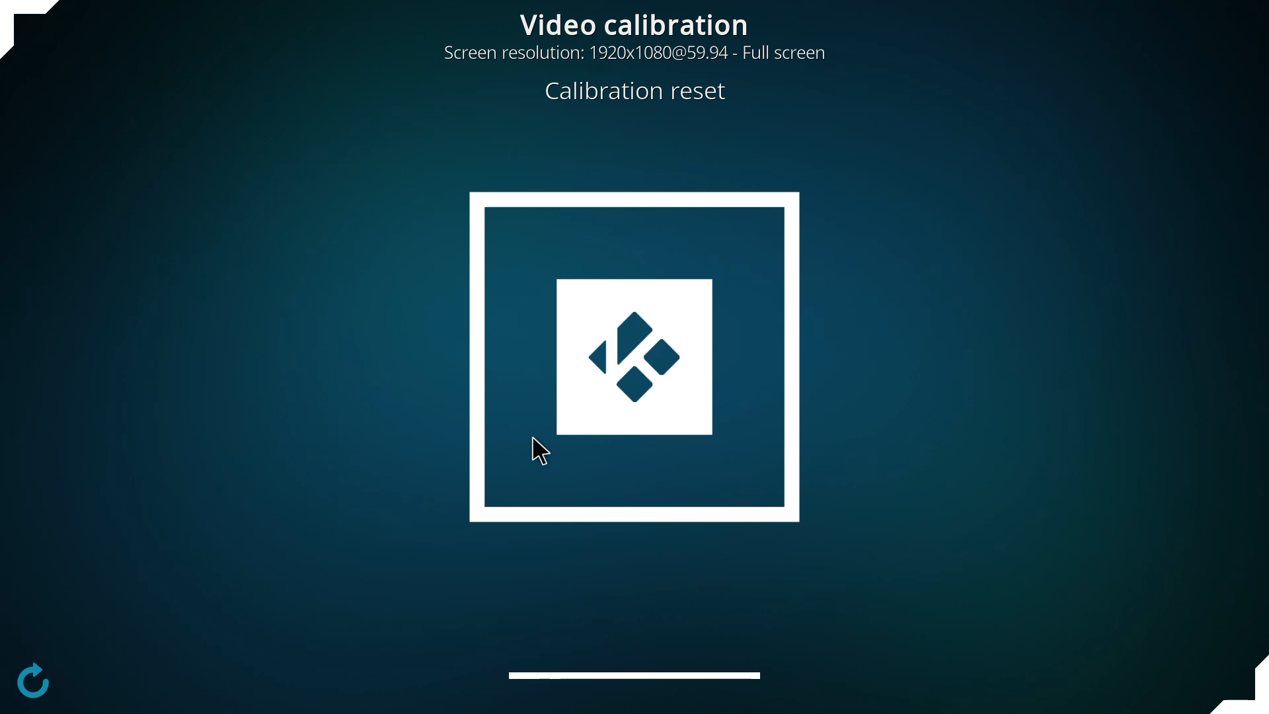 This screenshot has width=1269, height=714. I want to click on cursor, so click(538, 448).